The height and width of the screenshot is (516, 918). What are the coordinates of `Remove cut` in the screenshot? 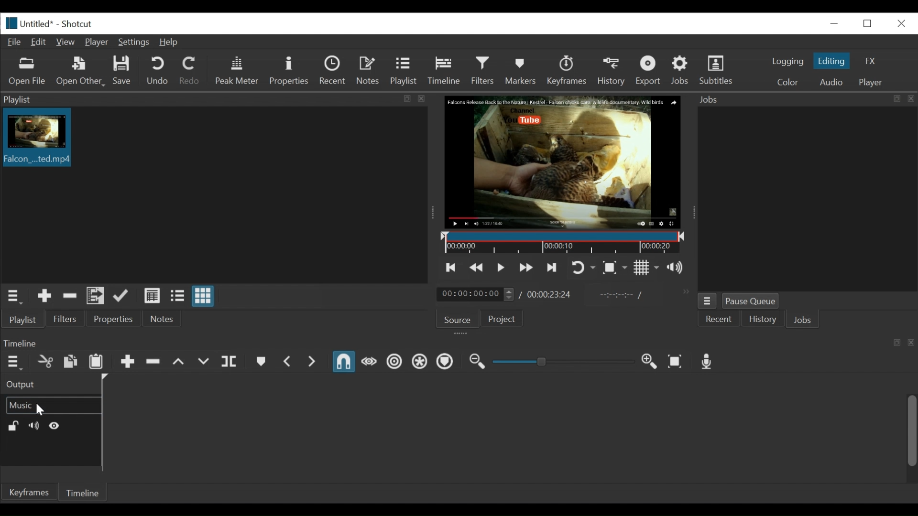 It's located at (70, 296).